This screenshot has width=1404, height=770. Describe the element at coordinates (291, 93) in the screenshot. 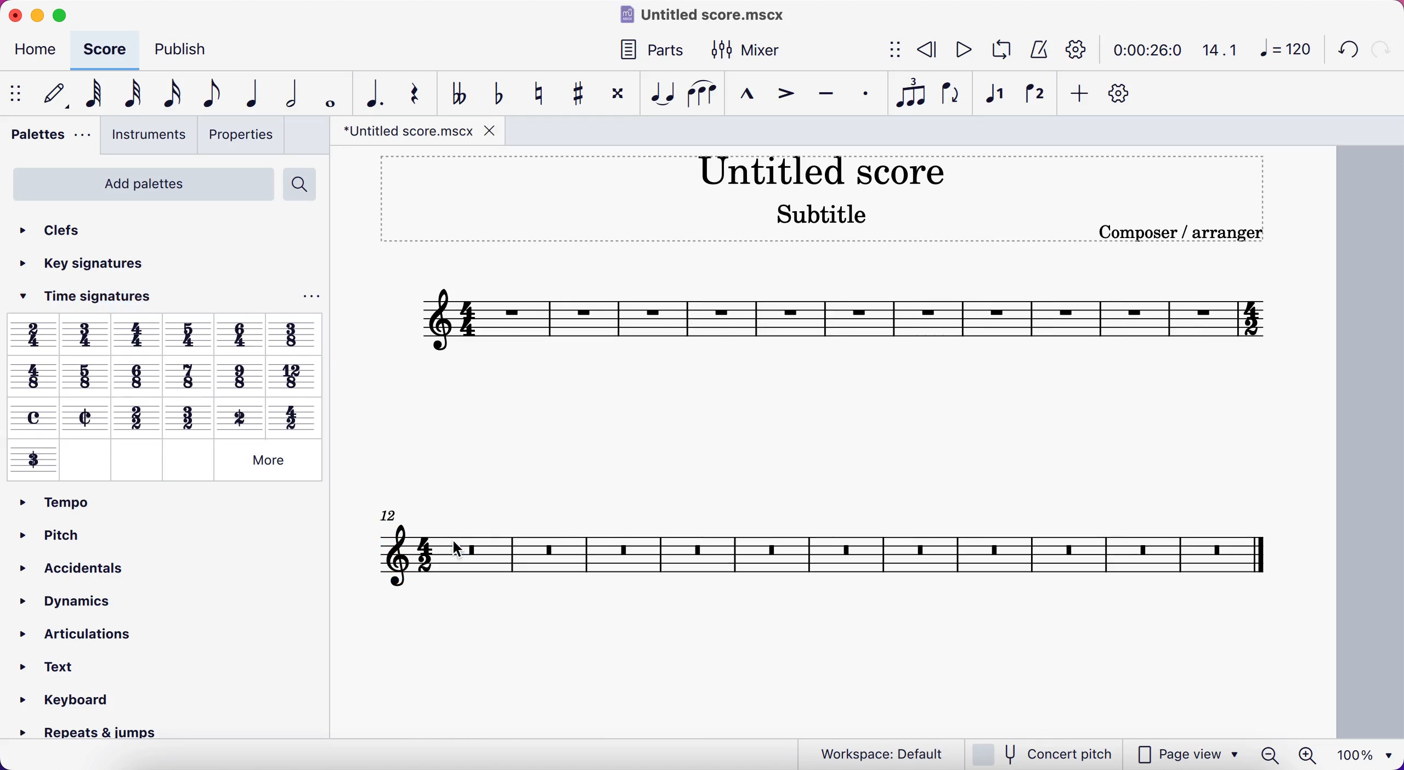

I see `half note` at that location.